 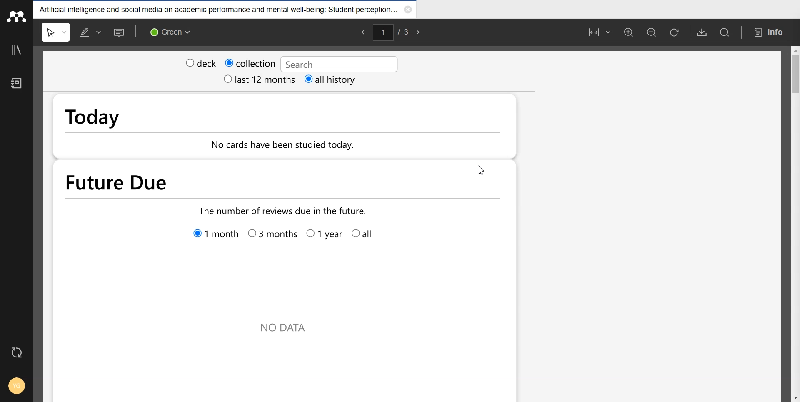 I want to click on Account, so click(x=16, y=385).